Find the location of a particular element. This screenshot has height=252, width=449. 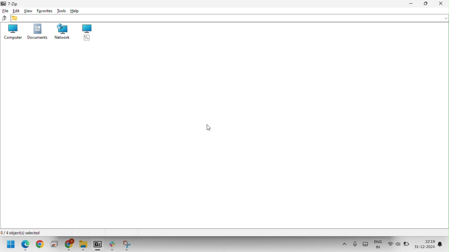

toggle tabs is located at coordinates (365, 244).